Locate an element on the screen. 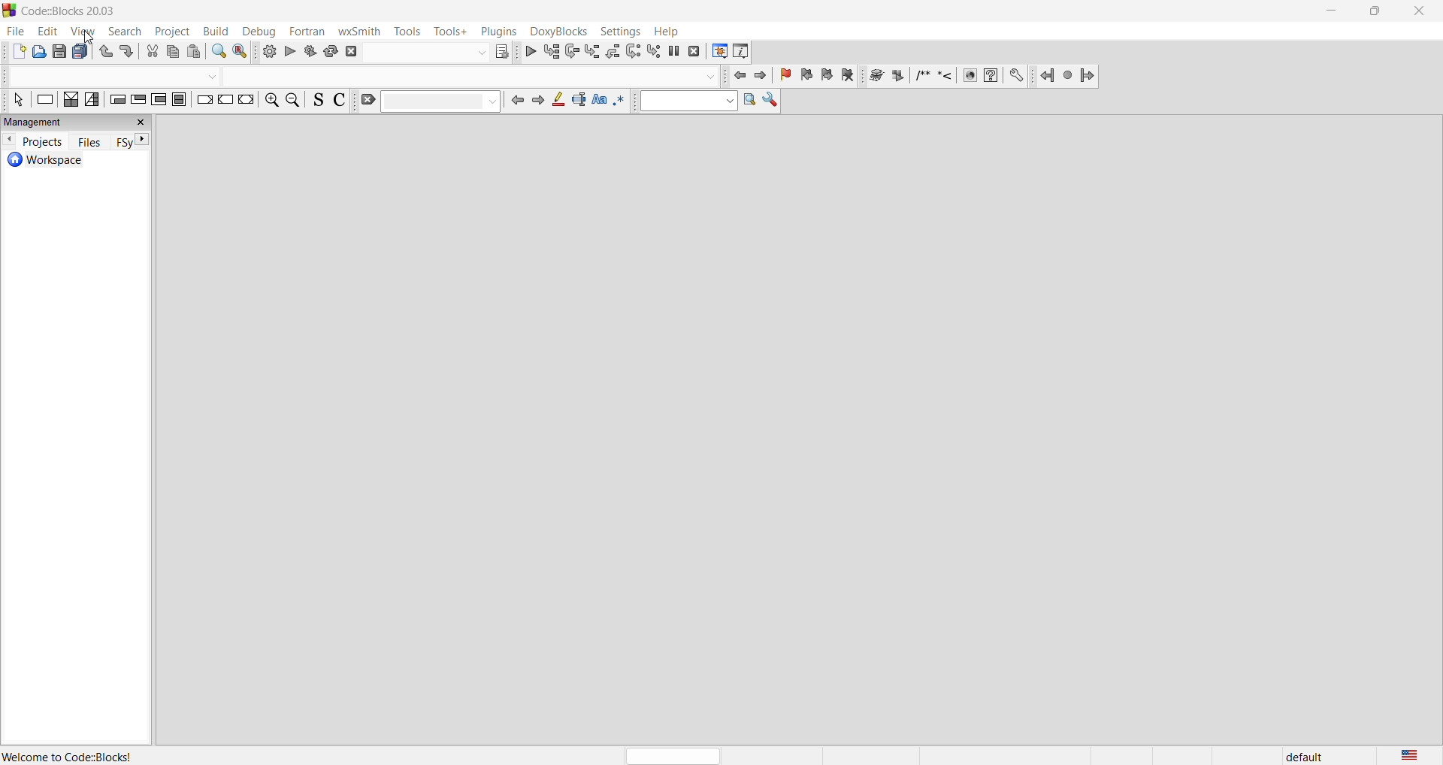 The image size is (1443, 765). project is located at coordinates (173, 32).